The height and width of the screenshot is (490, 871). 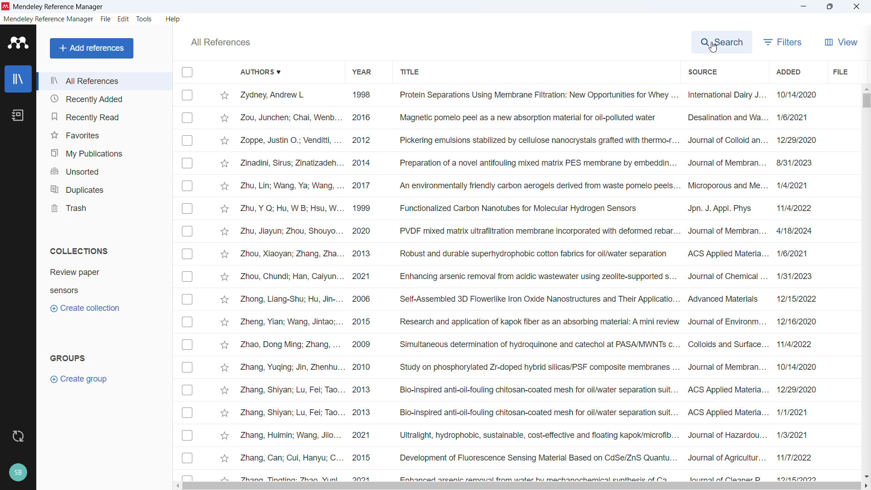 What do you see at coordinates (782, 42) in the screenshot?
I see `filters` at bounding box center [782, 42].